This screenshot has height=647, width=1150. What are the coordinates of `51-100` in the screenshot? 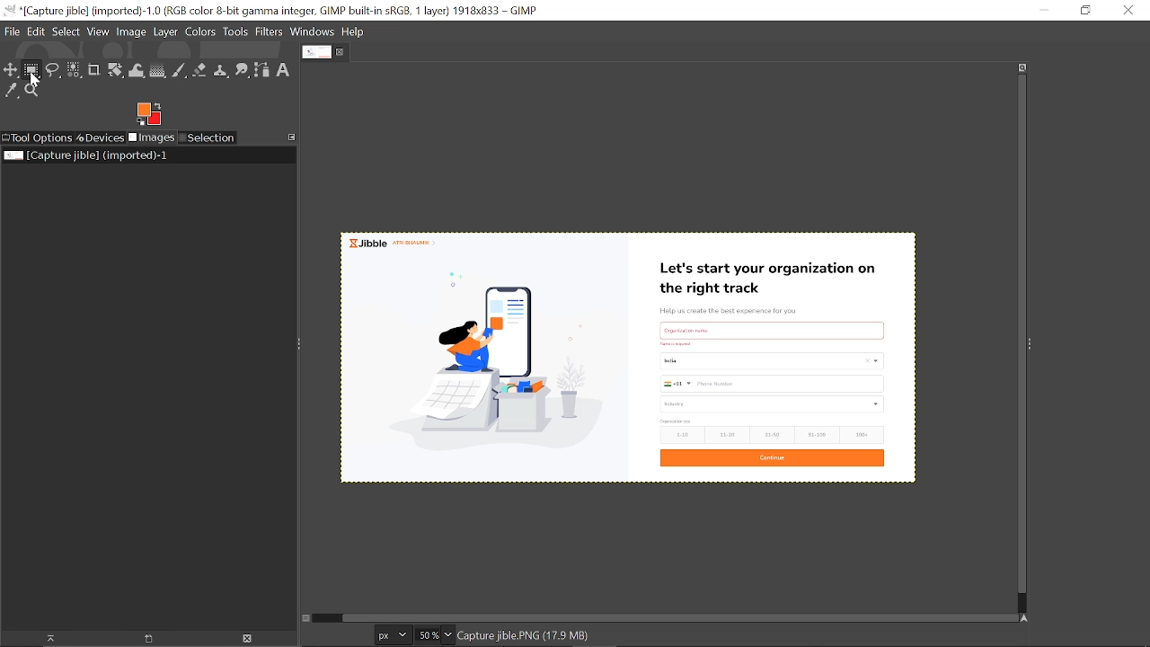 It's located at (815, 434).